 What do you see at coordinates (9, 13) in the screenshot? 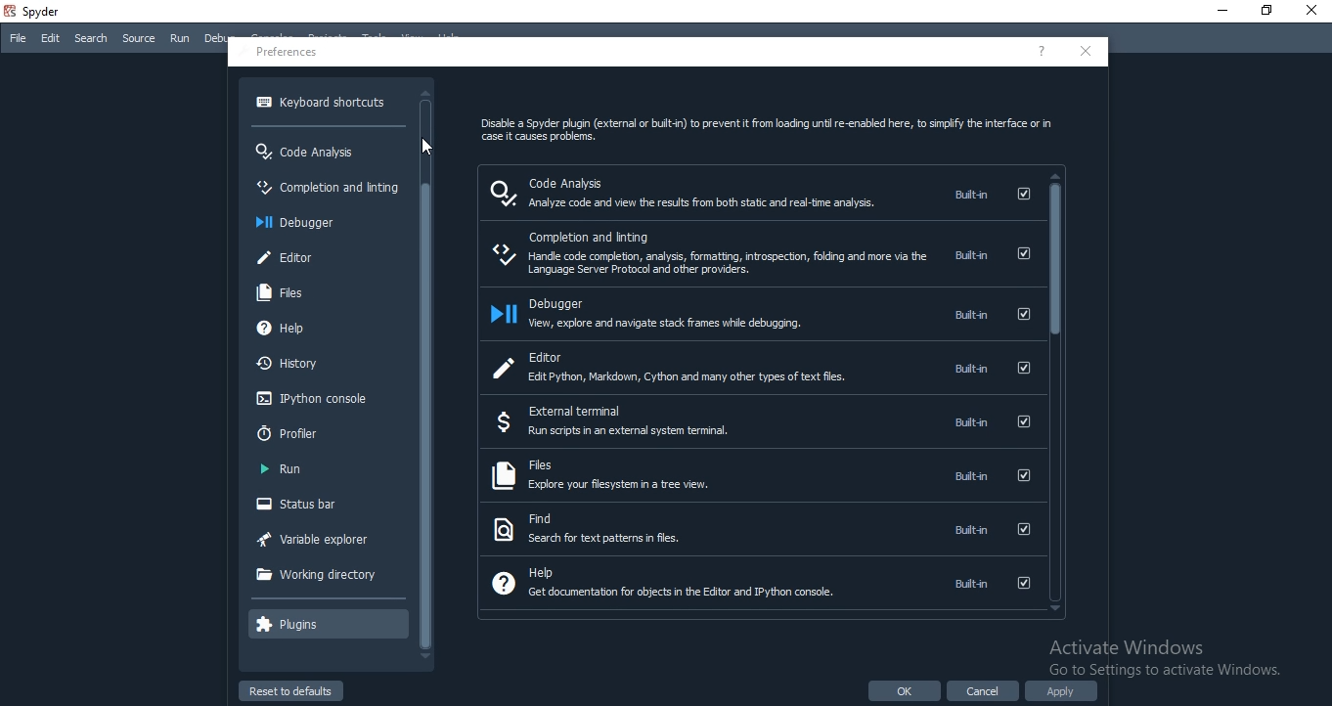
I see `spyder logo` at bounding box center [9, 13].